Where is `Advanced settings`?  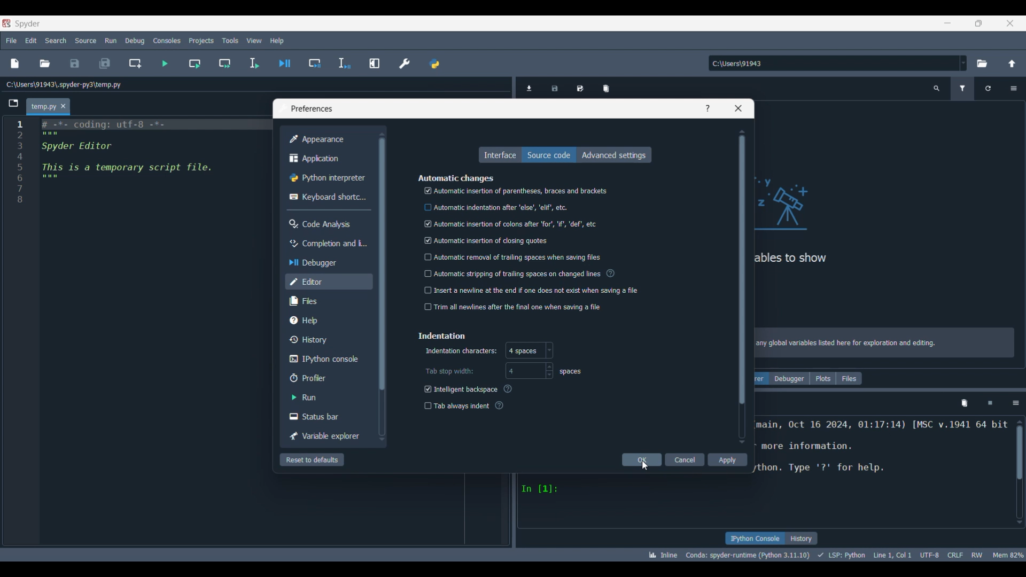
Advanced settings is located at coordinates (614, 155).